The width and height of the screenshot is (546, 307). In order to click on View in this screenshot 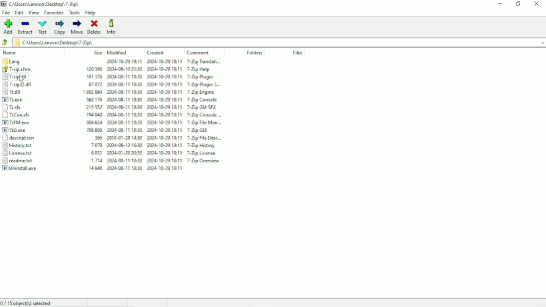, I will do `click(33, 12)`.